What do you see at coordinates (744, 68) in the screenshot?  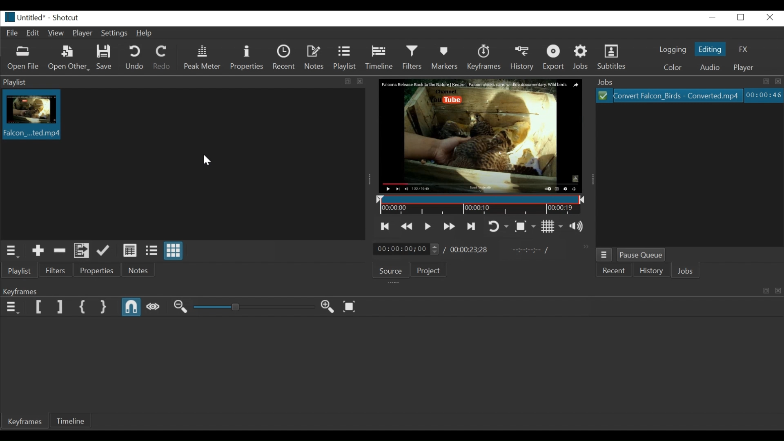 I see `Player` at bounding box center [744, 68].